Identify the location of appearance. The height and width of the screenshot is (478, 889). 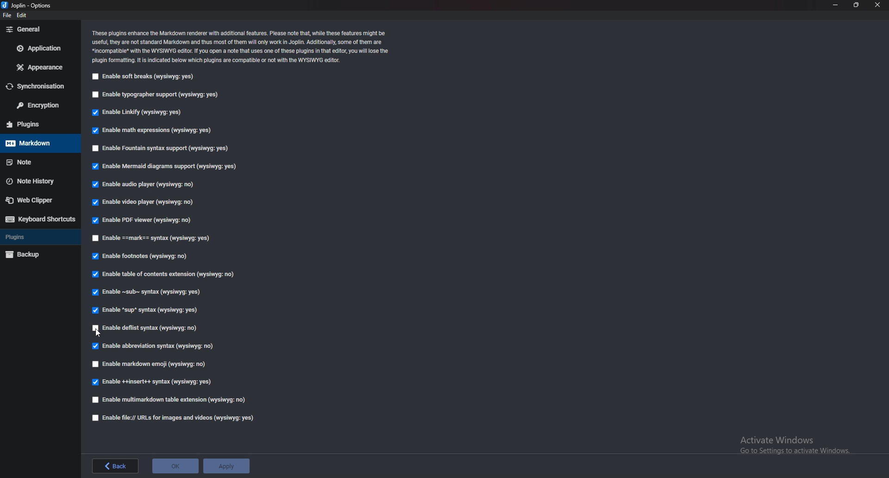
(40, 67).